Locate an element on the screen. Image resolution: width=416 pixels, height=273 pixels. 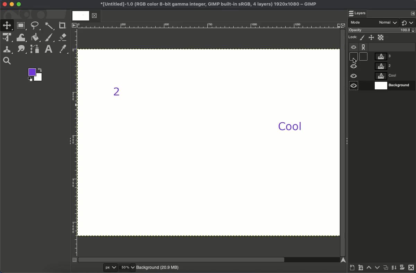
Path is located at coordinates (36, 50).